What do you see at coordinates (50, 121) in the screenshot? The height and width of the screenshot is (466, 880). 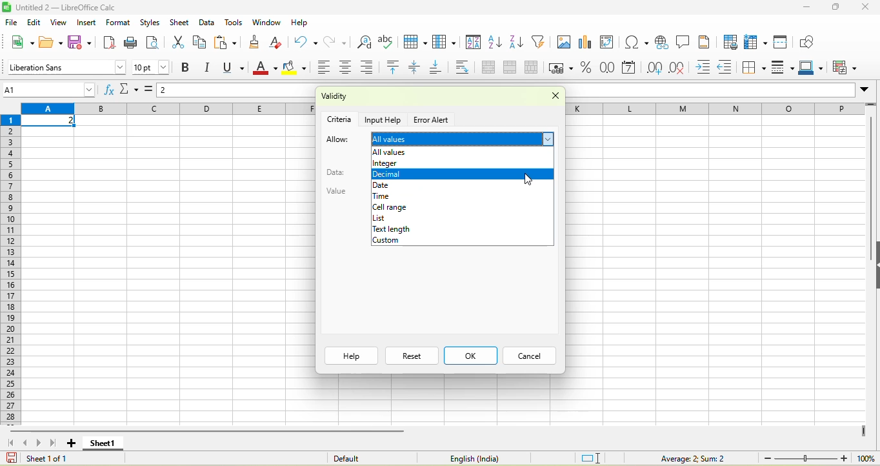 I see `selected cell` at bounding box center [50, 121].